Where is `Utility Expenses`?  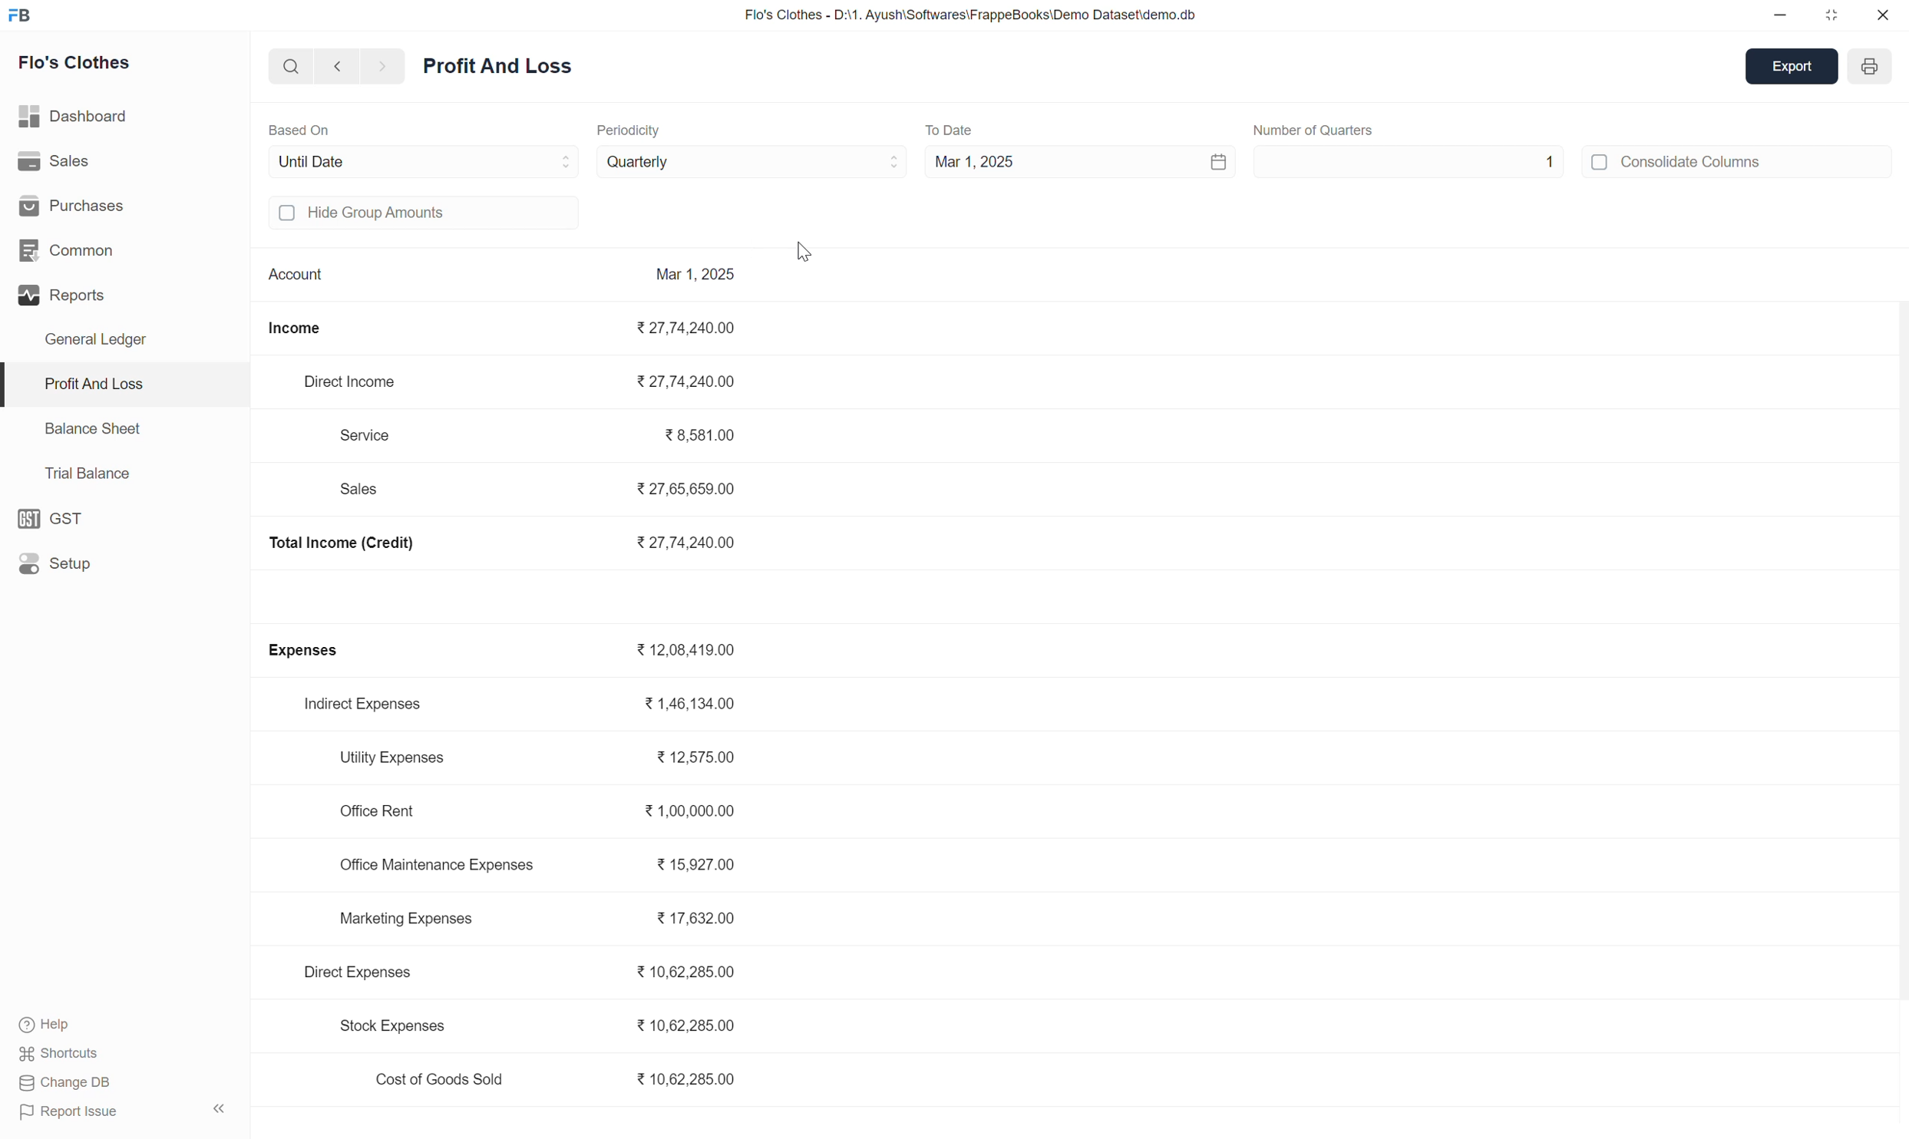
Utility Expenses is located at coordinates (392, 754).